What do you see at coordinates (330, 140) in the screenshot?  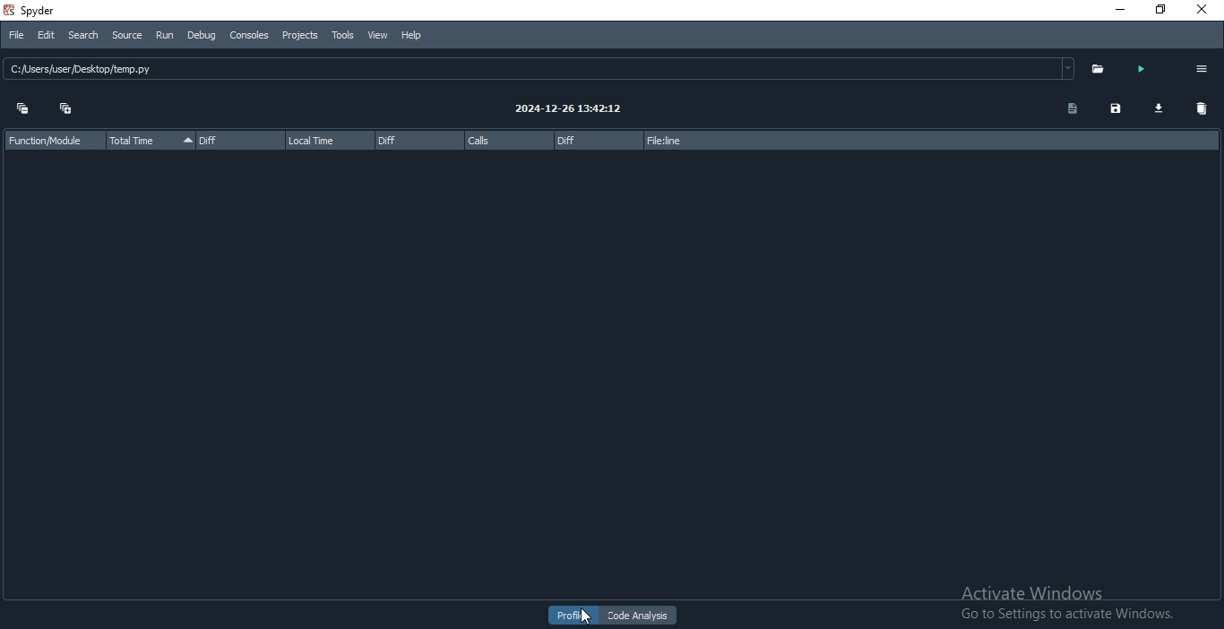 I see `local time` at bounding box center [330, 140].